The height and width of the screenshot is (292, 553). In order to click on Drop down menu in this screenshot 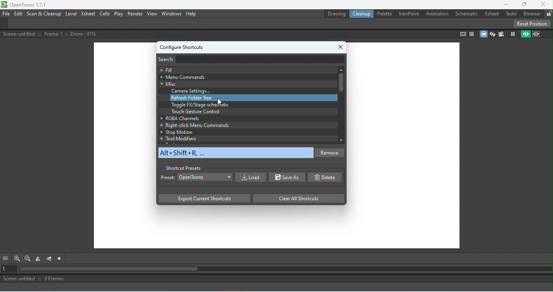, I will do `click(205, 176)`.